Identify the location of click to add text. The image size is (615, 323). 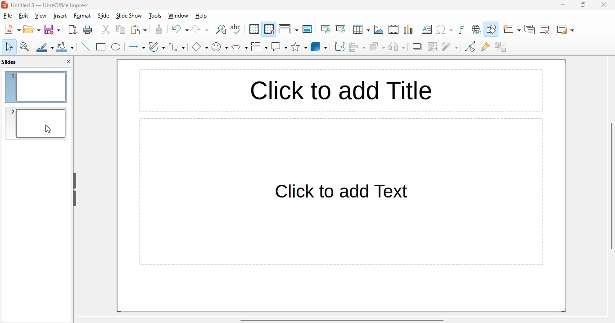
(340, 192).